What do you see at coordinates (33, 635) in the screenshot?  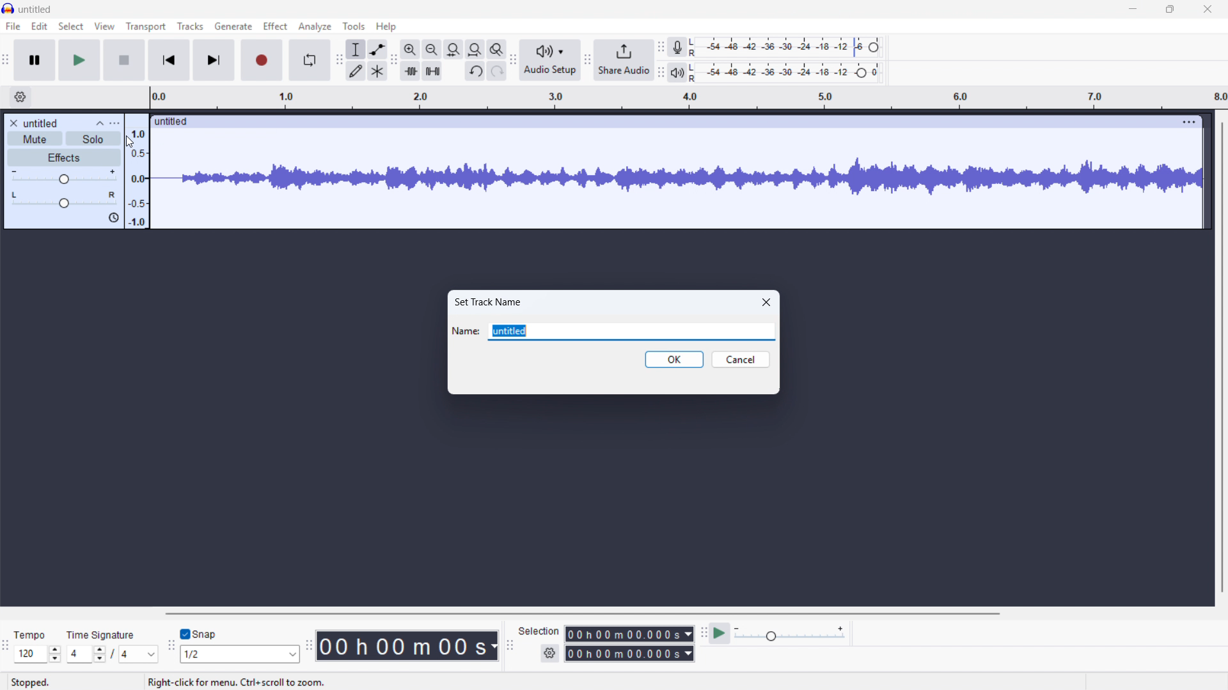 I see `Tempo` at bounding box center [33, 635].